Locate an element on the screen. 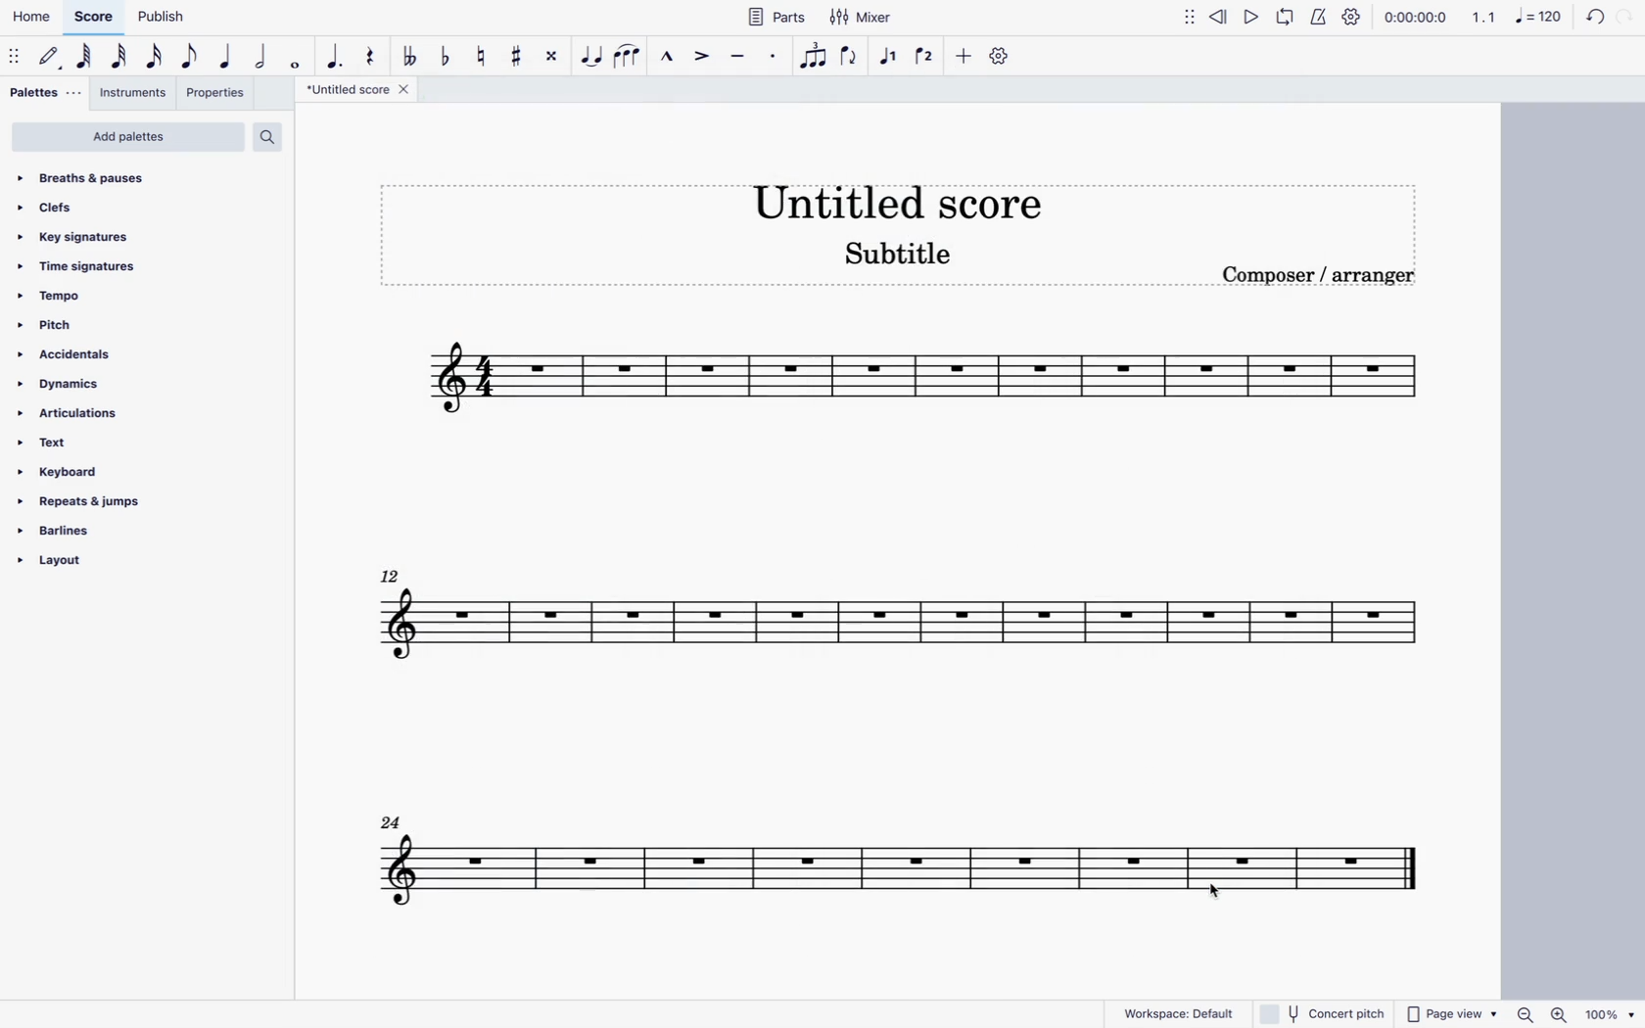 The height and width of the screenshot is (1028, 1645). Mixer is located at coordinates (865, 15).